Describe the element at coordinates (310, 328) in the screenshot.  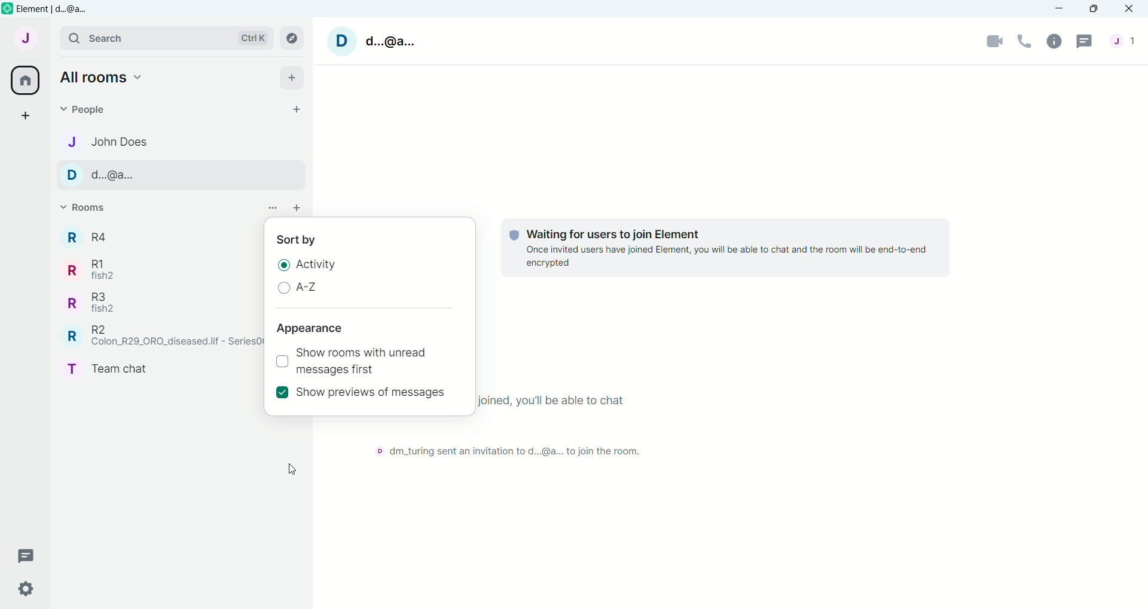
I see `Appearance` at that location.